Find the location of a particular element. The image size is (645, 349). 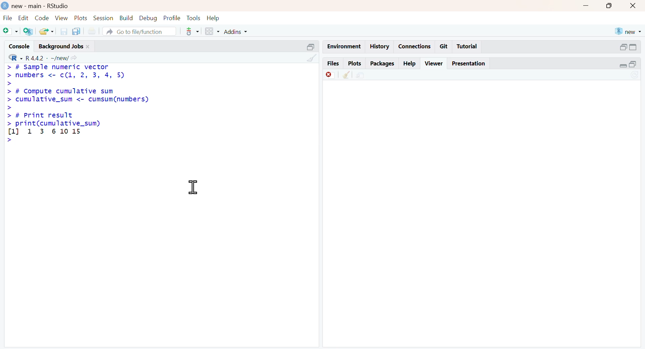

logo is located at coordinates (5, 6).